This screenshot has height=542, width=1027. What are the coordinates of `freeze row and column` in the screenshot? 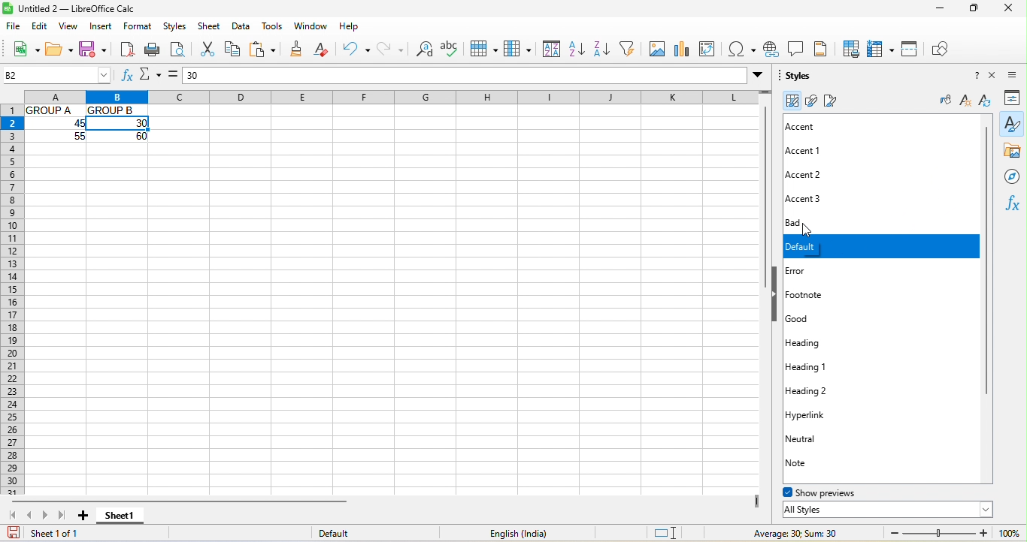 It's located at (880, 50).